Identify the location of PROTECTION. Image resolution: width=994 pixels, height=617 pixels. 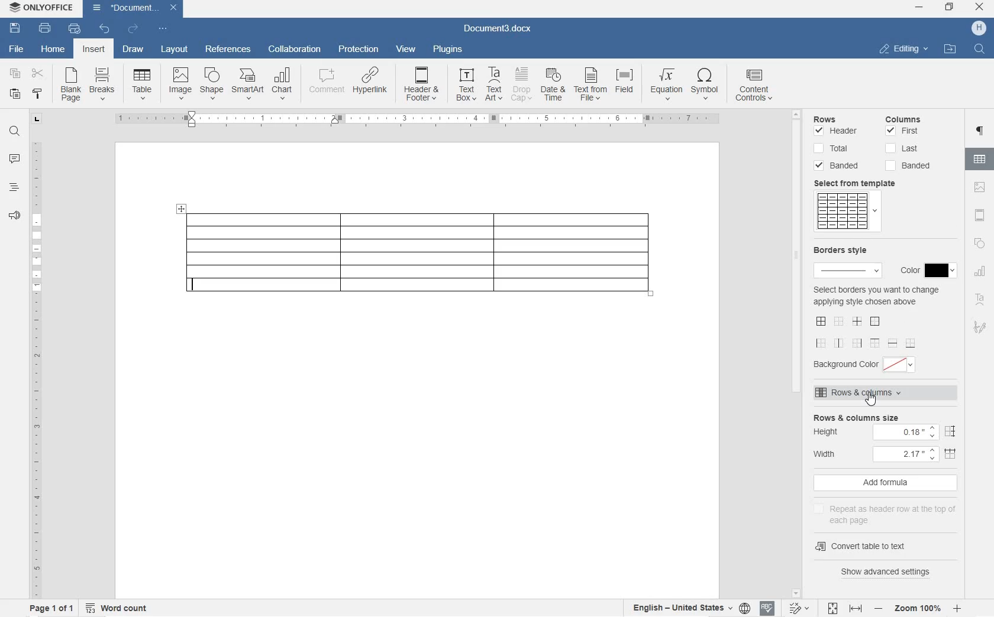
(360, 50).